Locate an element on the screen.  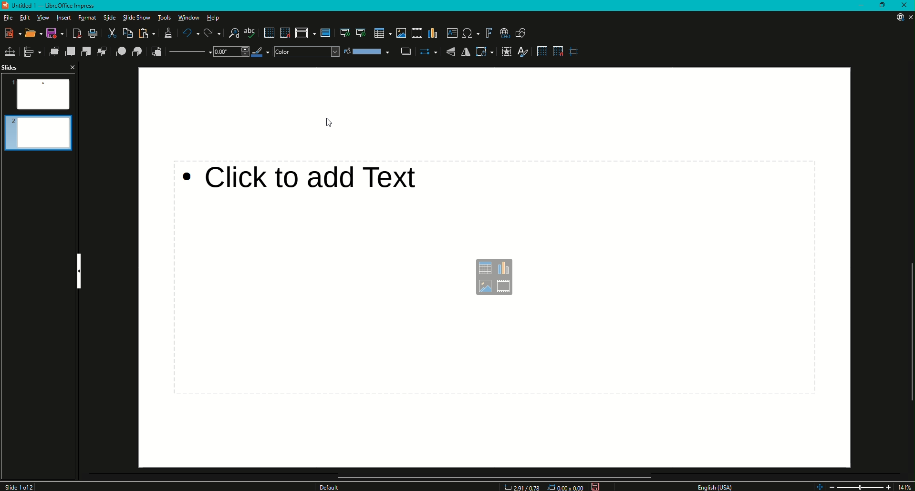
Drop Down is located at coordinates (229, 54).